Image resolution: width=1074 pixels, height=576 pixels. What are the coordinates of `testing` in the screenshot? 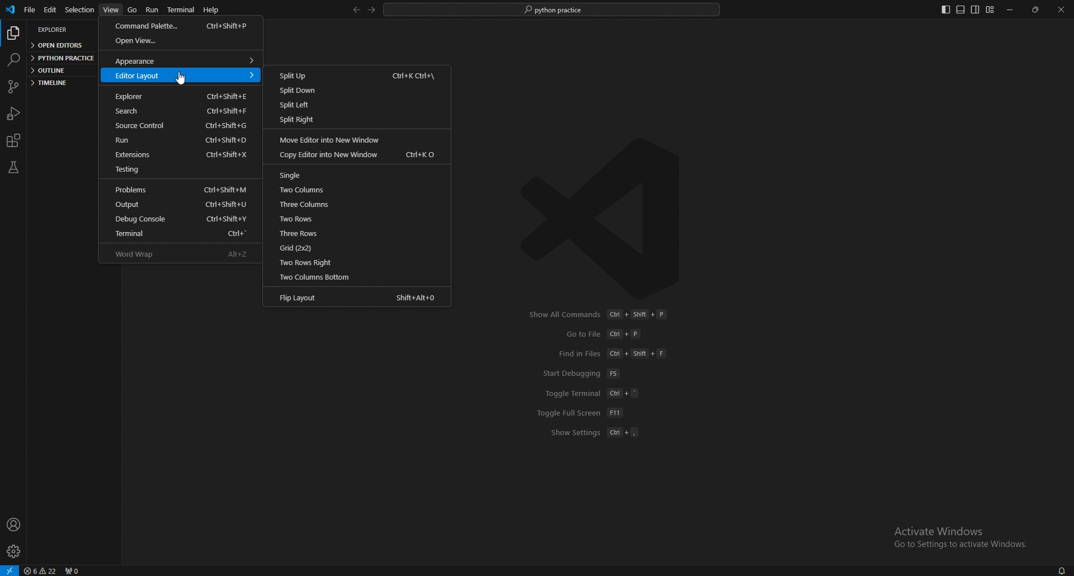 It's located at (13, 168).